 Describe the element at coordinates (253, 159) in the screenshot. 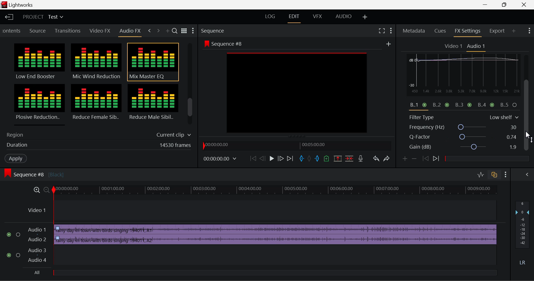

I see `To Start` at that location.